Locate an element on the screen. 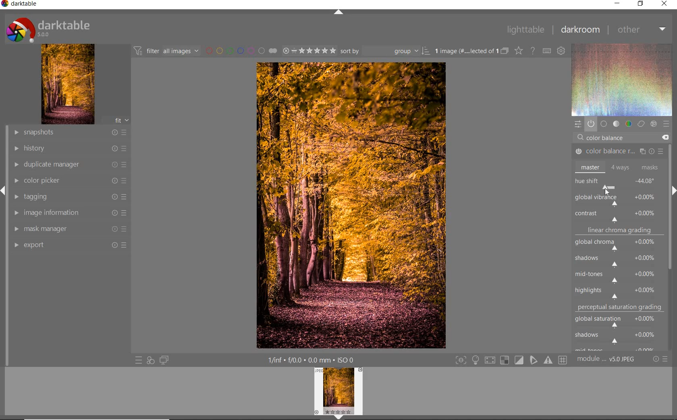 The image size is (677, 420). effect is located at coordinates (654, 123).